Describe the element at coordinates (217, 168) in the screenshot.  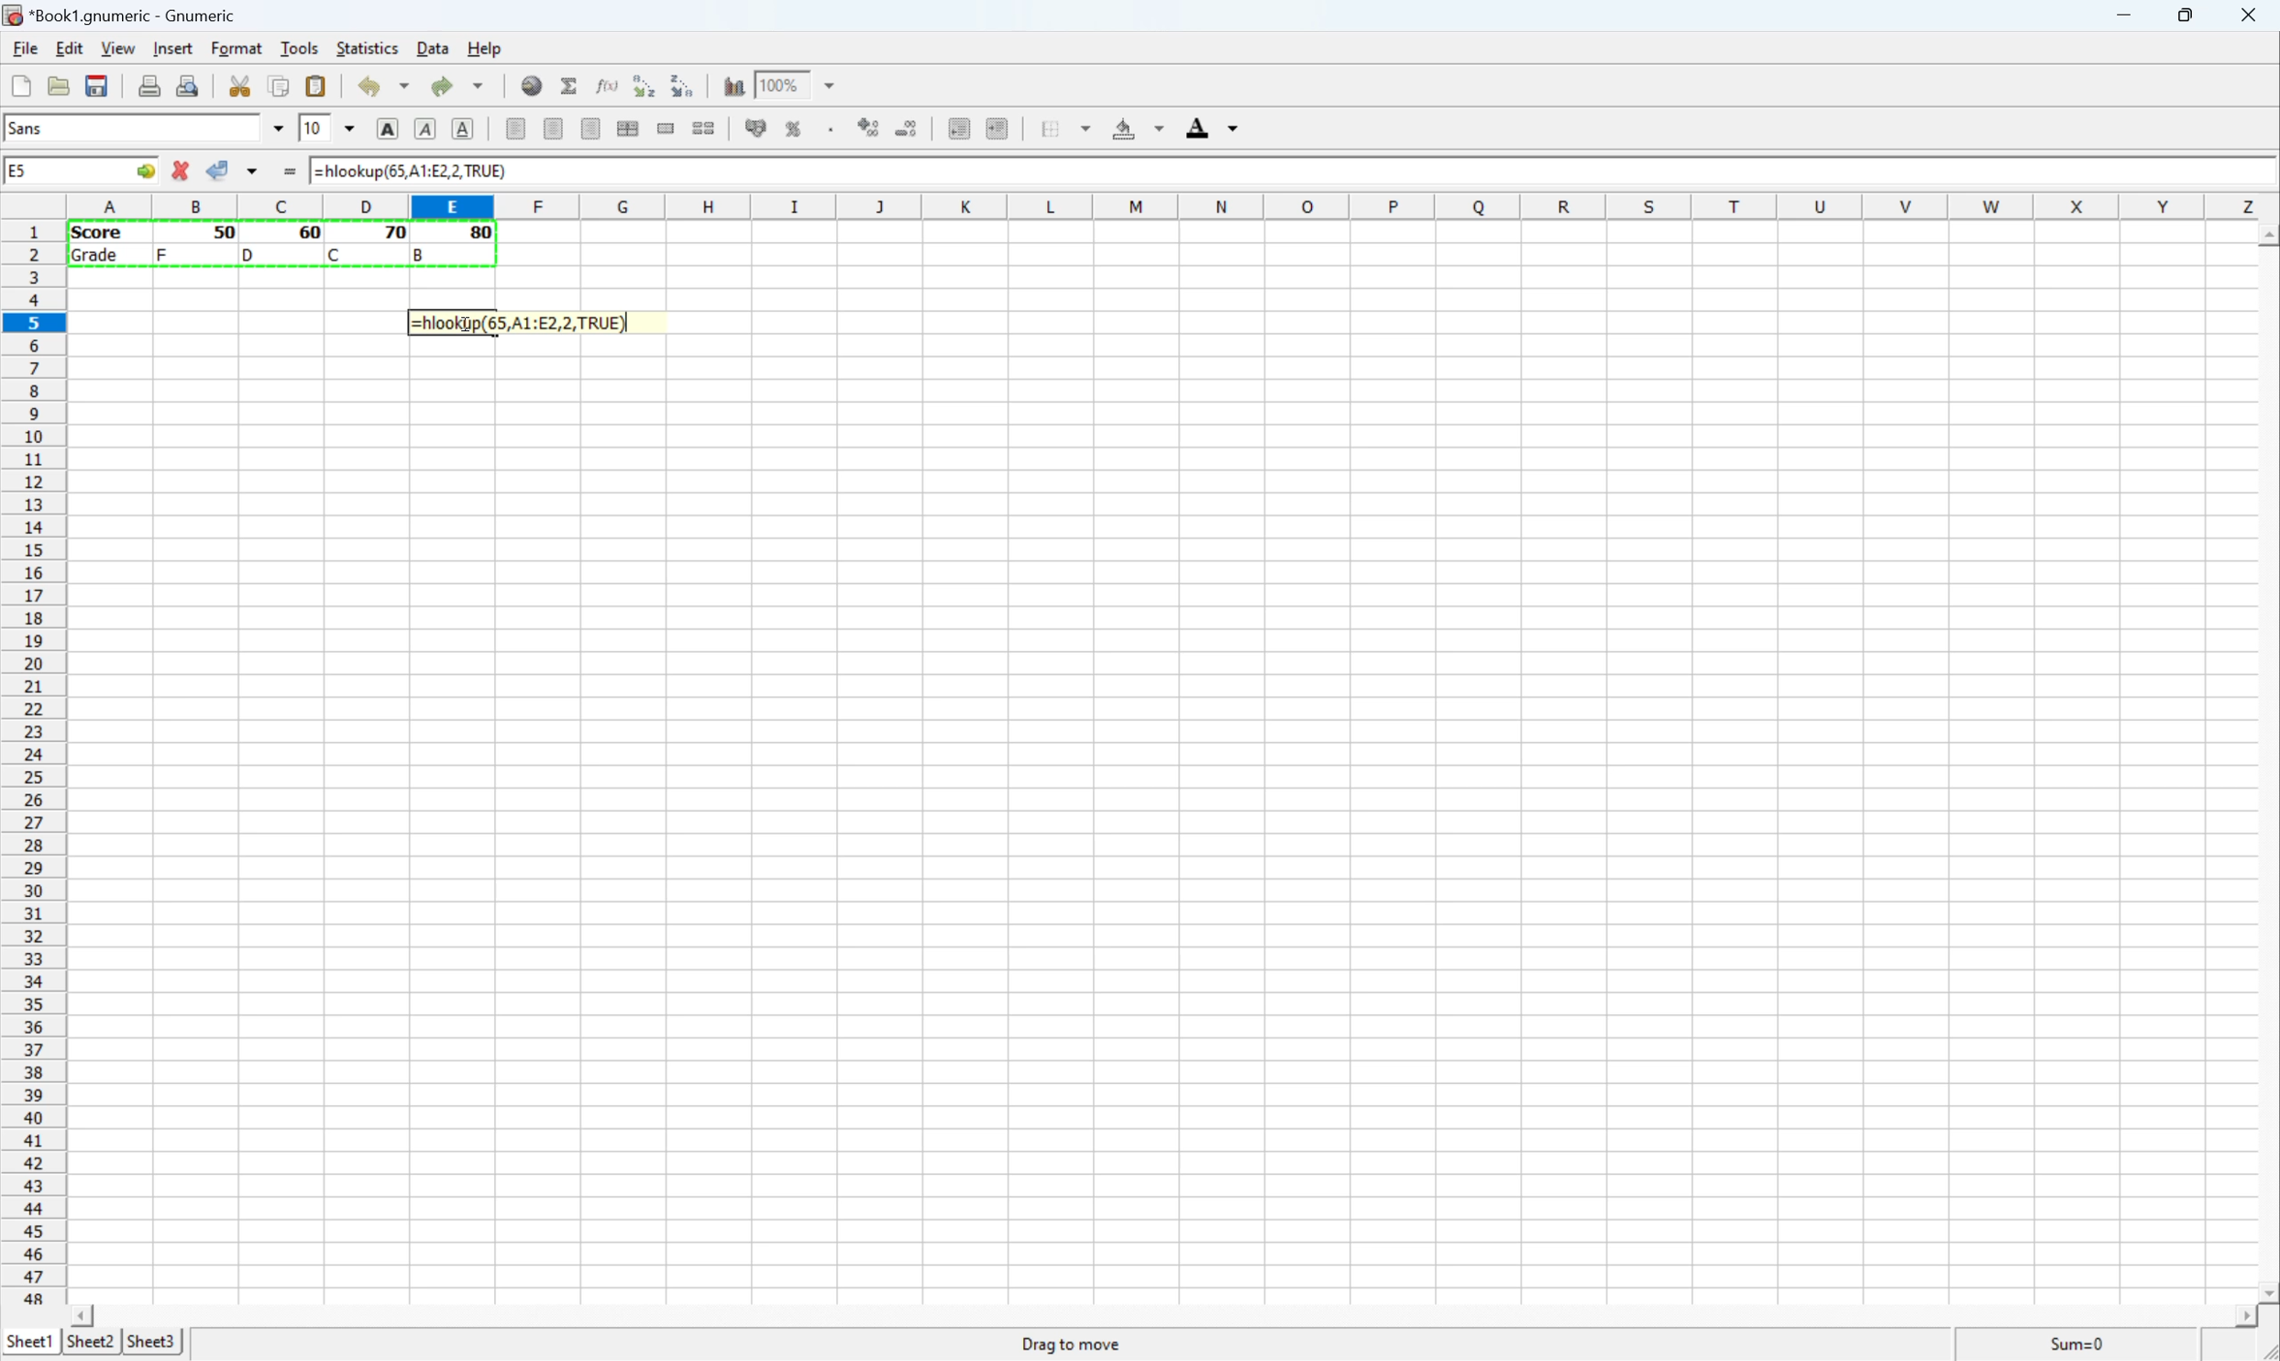
I see `Accept change` at that location.